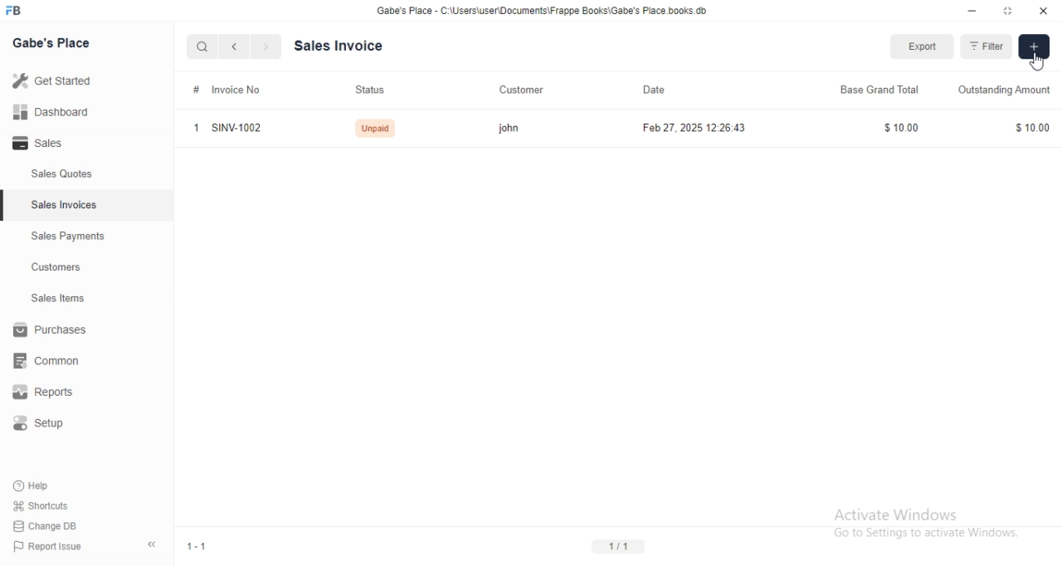  I want to click on Change DB, so click(48, 527).